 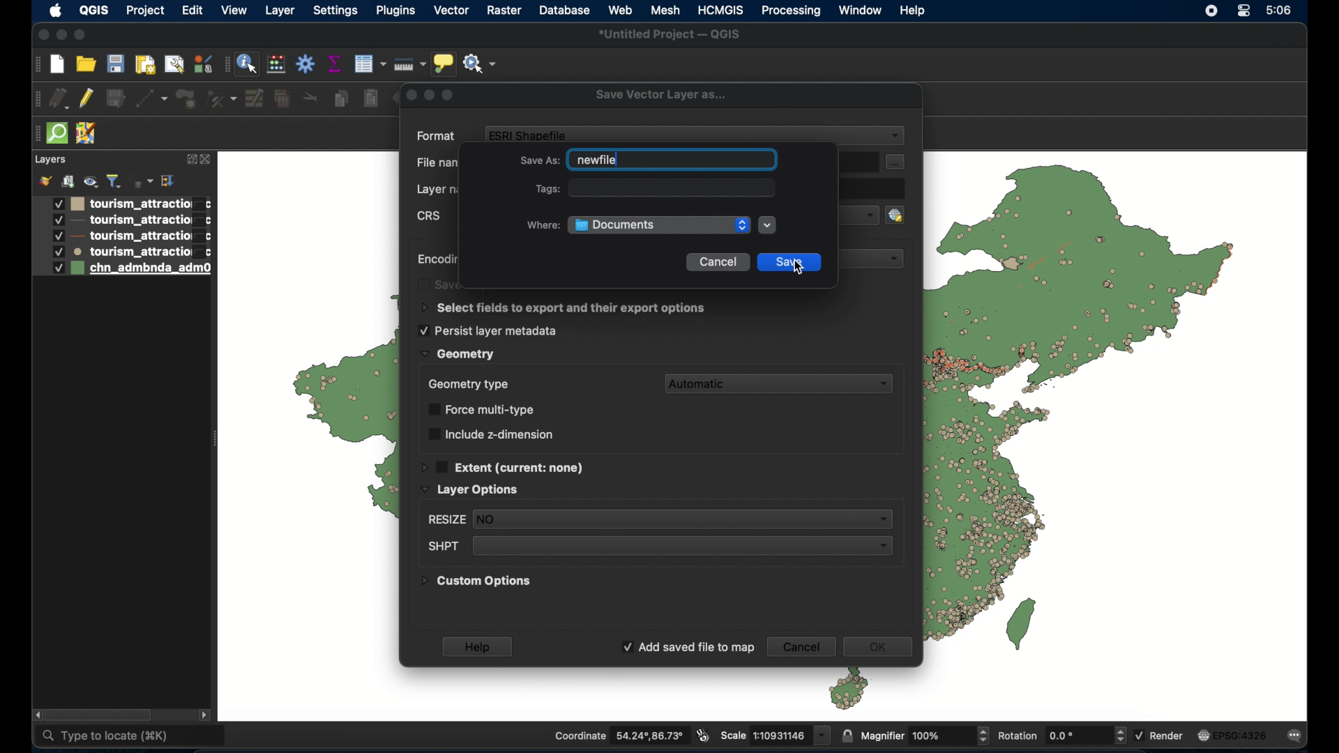 What do you see at coordinates (90, 181) in the screenshot?
I see `manage map theme` at bounding box center [90, 181].